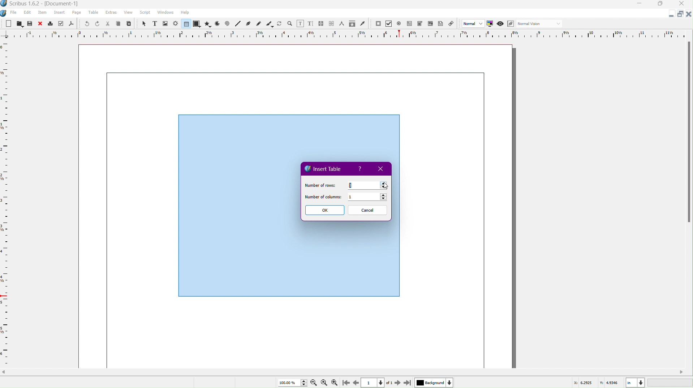 The width and height of the screenshot is (693, 388). Describe the element at coordinates (217, 24) in the screenshot. I see `Arc` at that location.